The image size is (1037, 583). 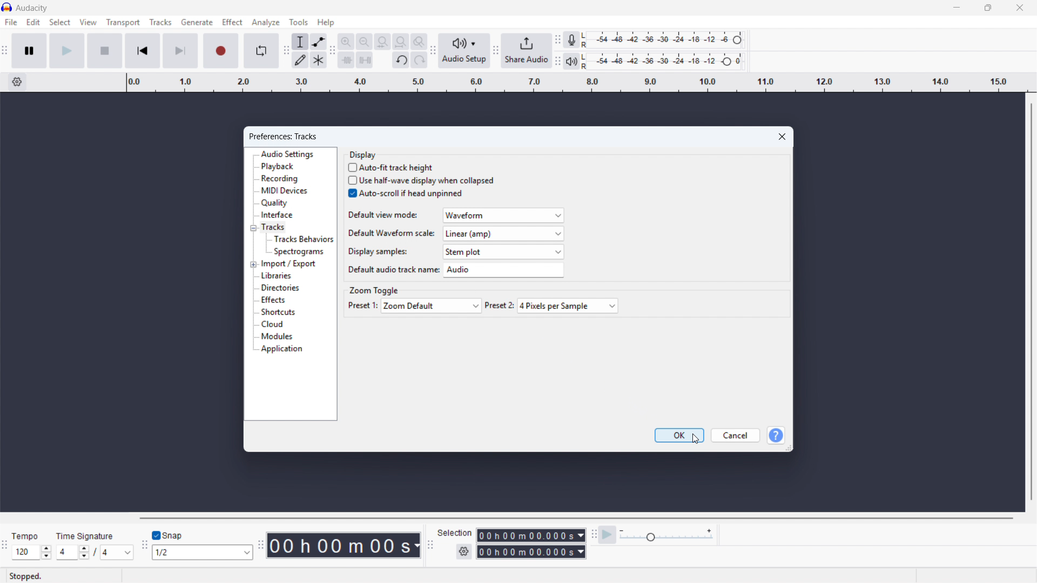 What do you see at coordinates (1019, 8) in the screenshot?
I see `close` at bounding box center [1019, 8].